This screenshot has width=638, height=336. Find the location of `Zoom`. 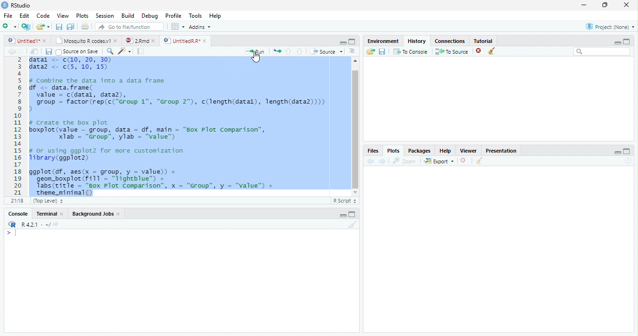

Zoom is located at coordinates (404, 161).